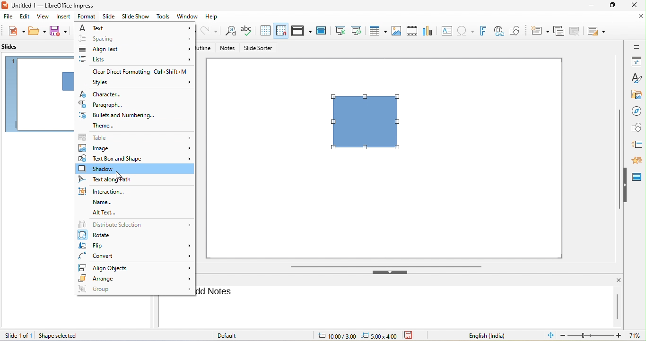 The width and height of the screenshot is (646, 341). What do you see at coordinates (481, 335) in the screenshot?
I see `English (India)` at bounding box center [481, 335].